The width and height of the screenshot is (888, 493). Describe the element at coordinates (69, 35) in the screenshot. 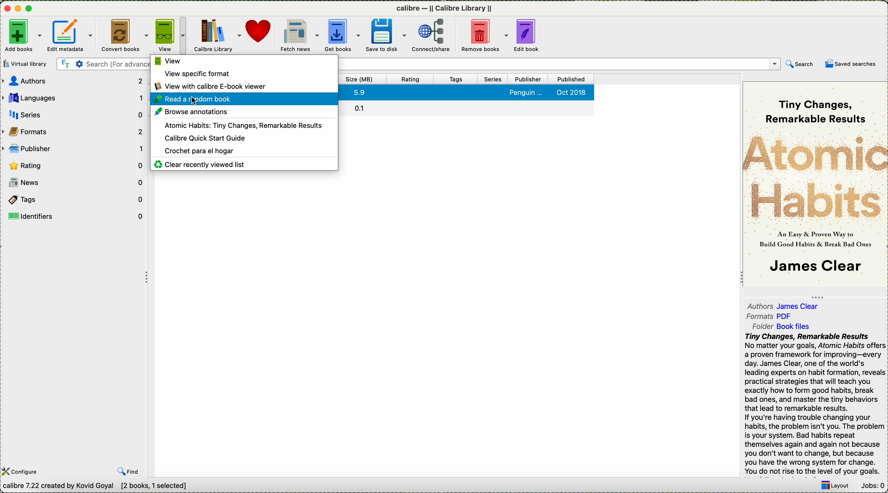

I see `edit metadata` at that location.